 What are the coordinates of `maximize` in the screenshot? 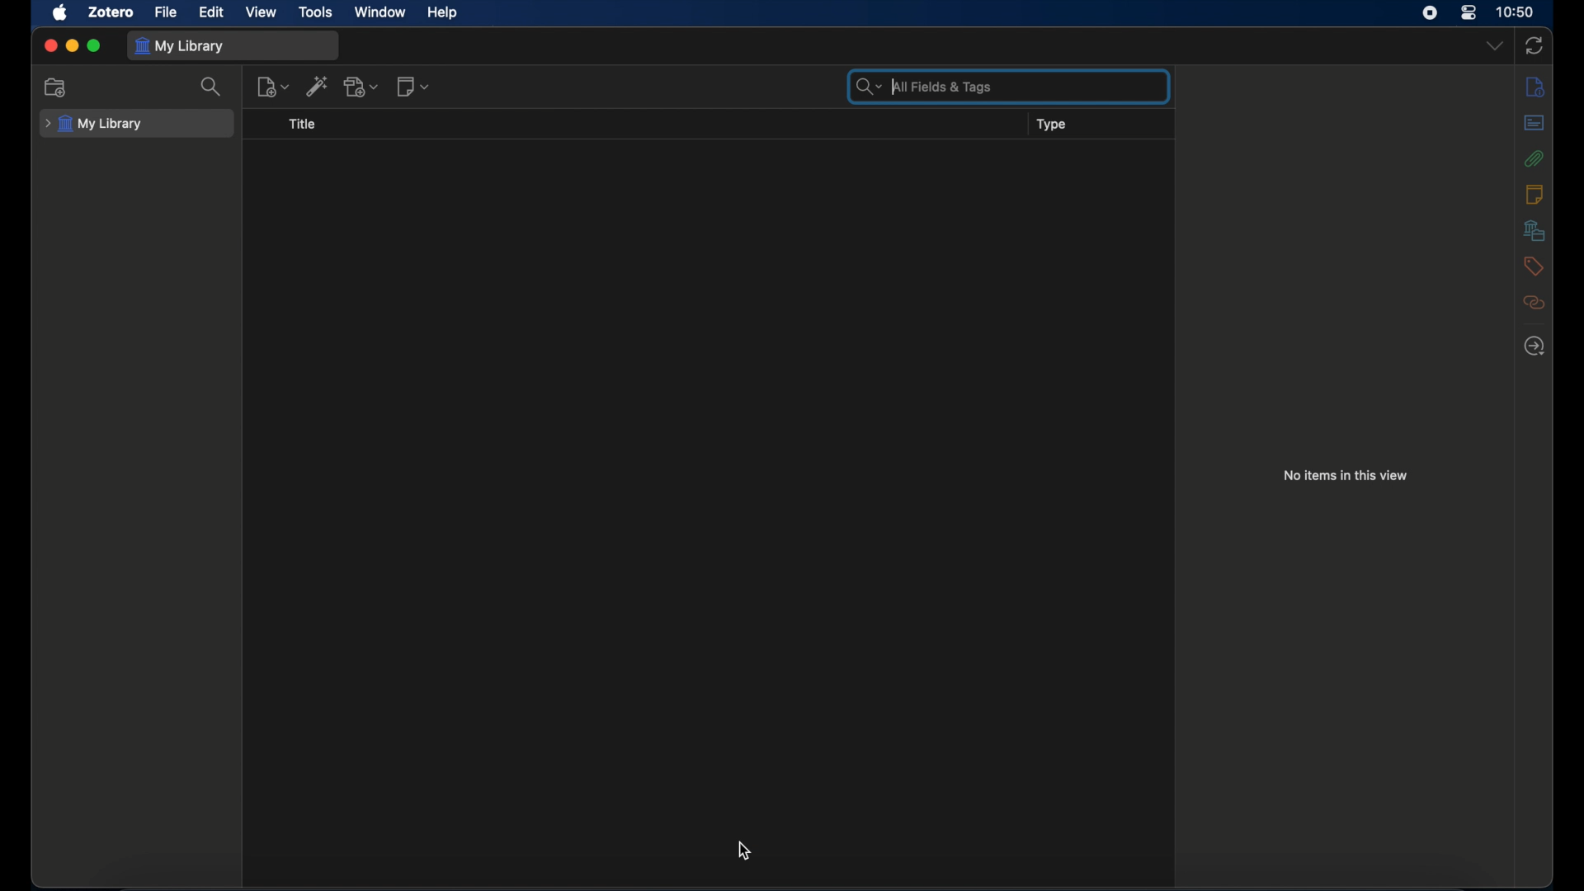 It's located at (94, 46).